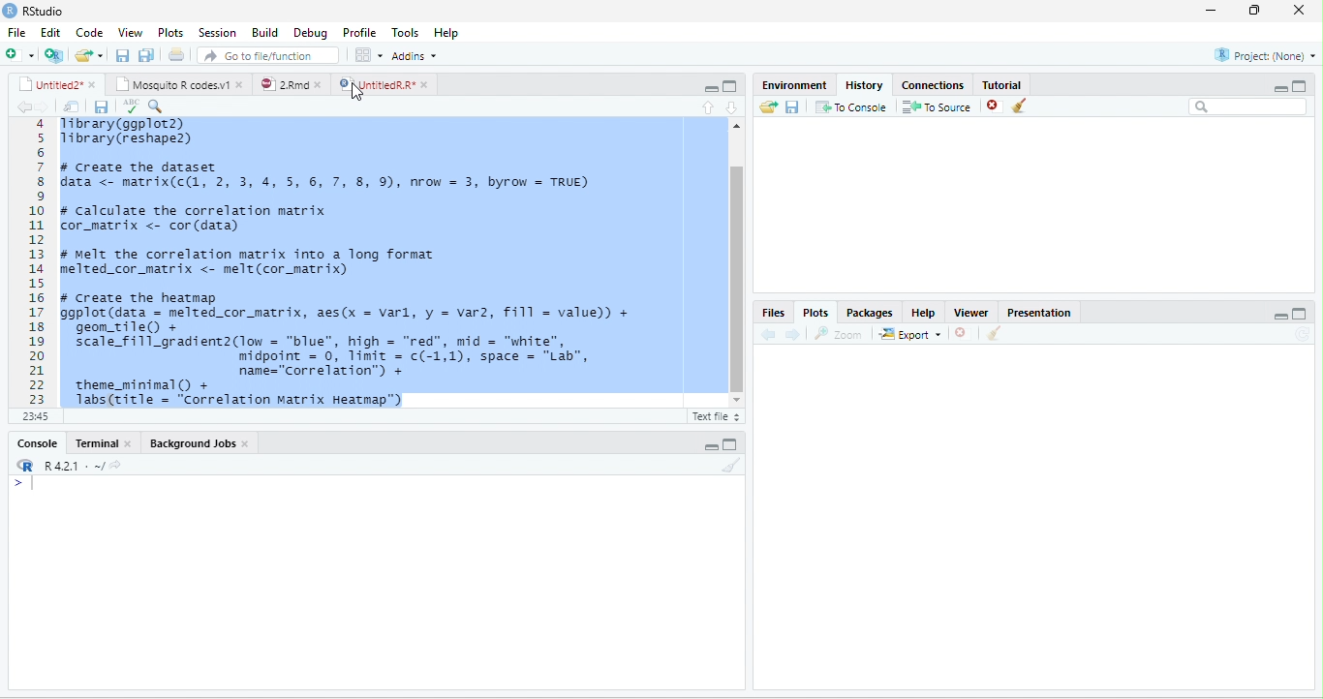 This screenshot has height=699, width=1323. What do you see at coordinates (1254, 56) in the screenshot?
I see `project none` at bounding box center [1254, 56].